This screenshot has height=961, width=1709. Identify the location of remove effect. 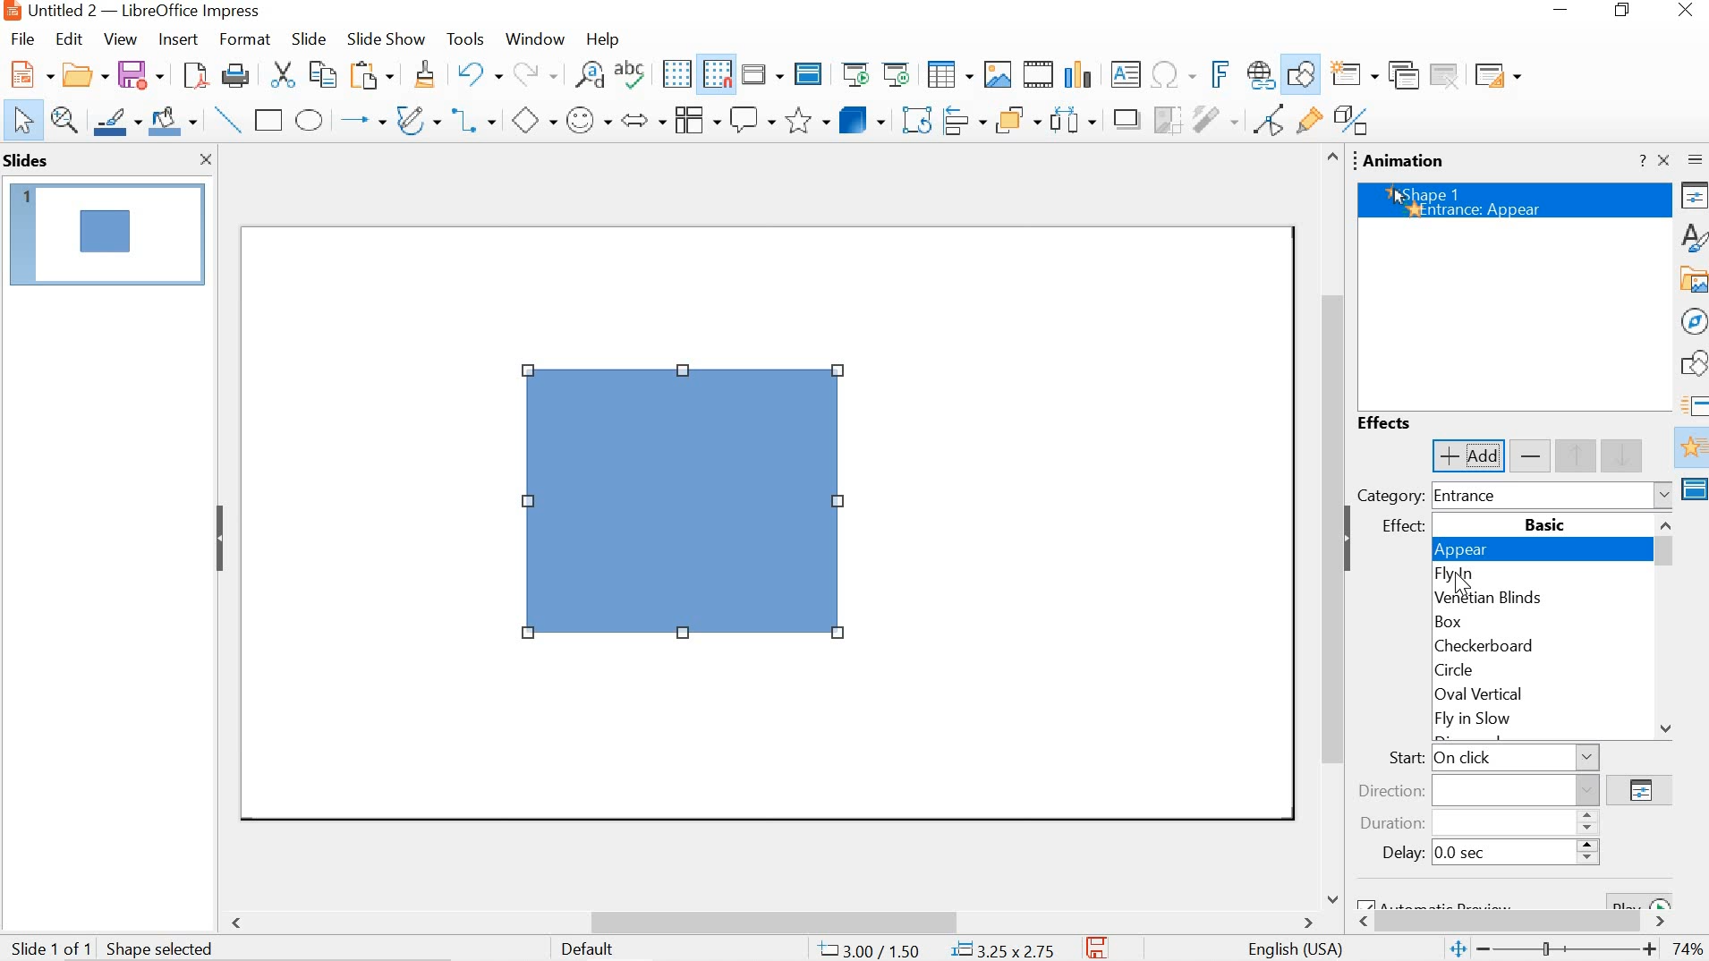
(1532, 456).